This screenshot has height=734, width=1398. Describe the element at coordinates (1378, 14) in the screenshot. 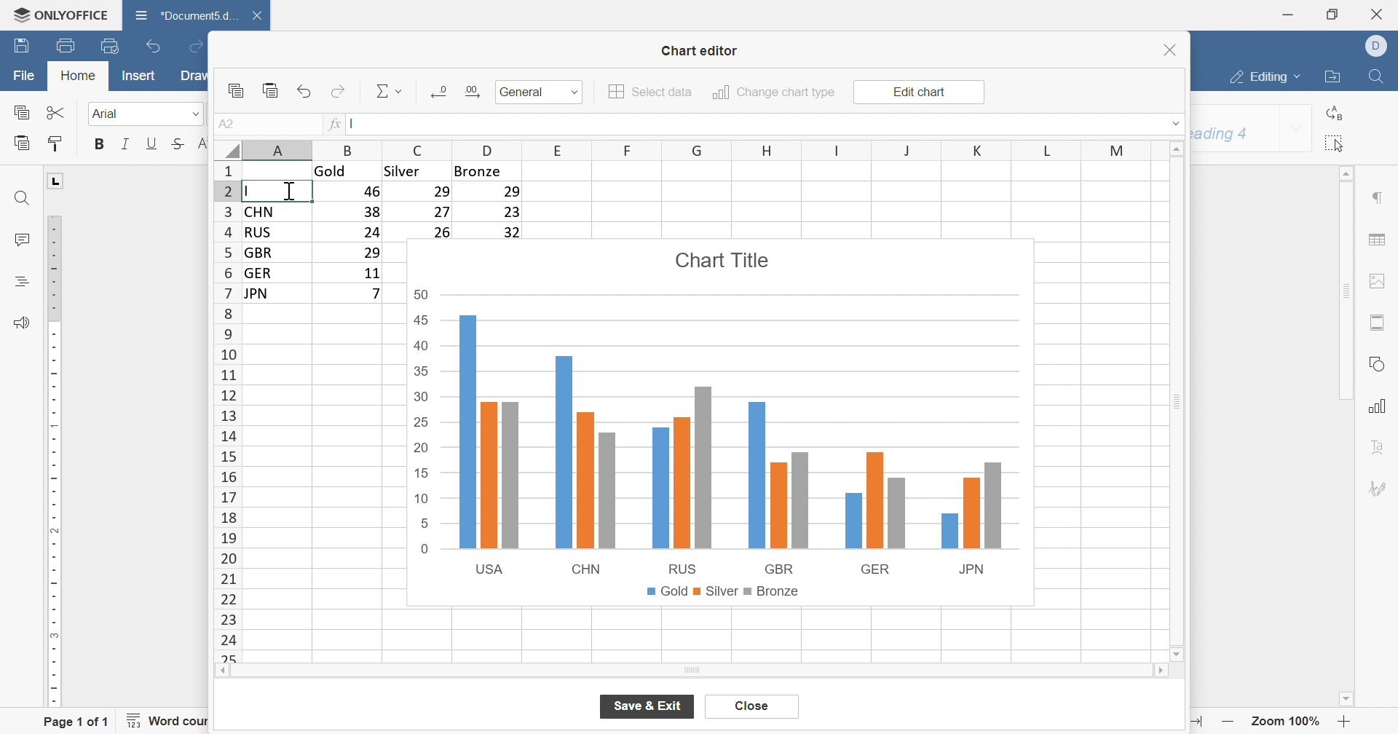

I see `close` at that location.